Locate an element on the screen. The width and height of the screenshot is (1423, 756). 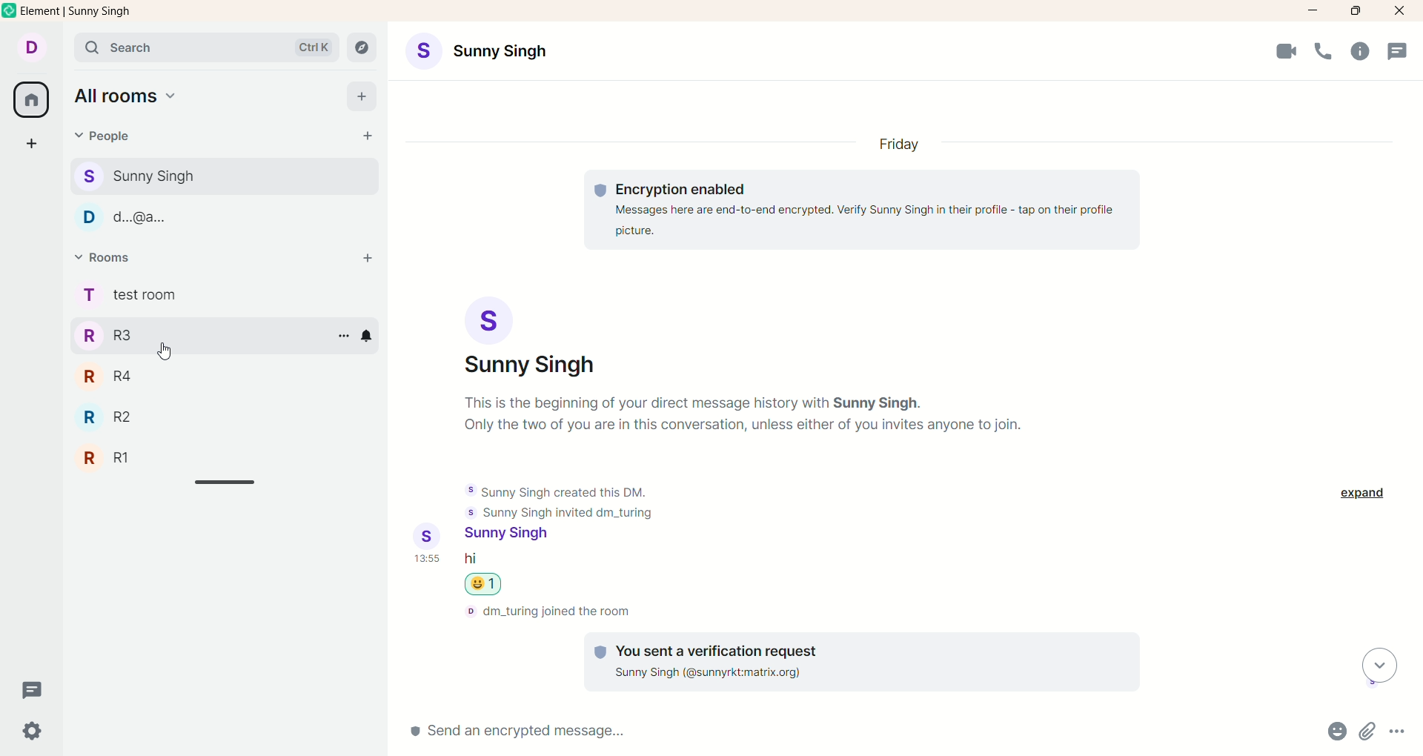
text is located at coordinates (545, 612).